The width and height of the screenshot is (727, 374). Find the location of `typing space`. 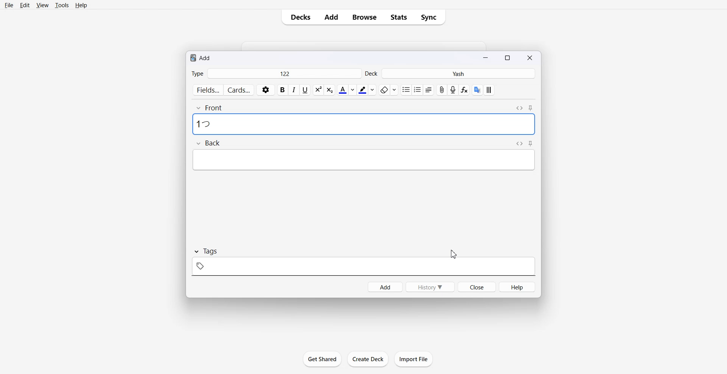

typing space is located at coordinates (363, 125).